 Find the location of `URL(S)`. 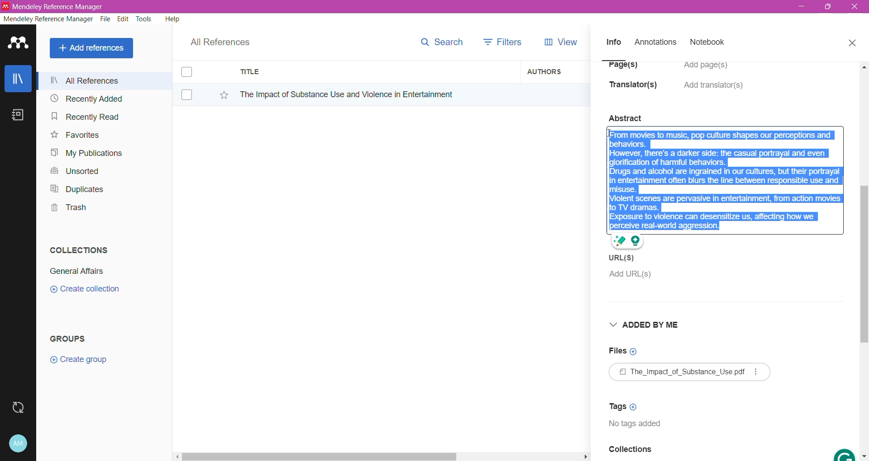

URL(S) is located at coordinates (624, 257).